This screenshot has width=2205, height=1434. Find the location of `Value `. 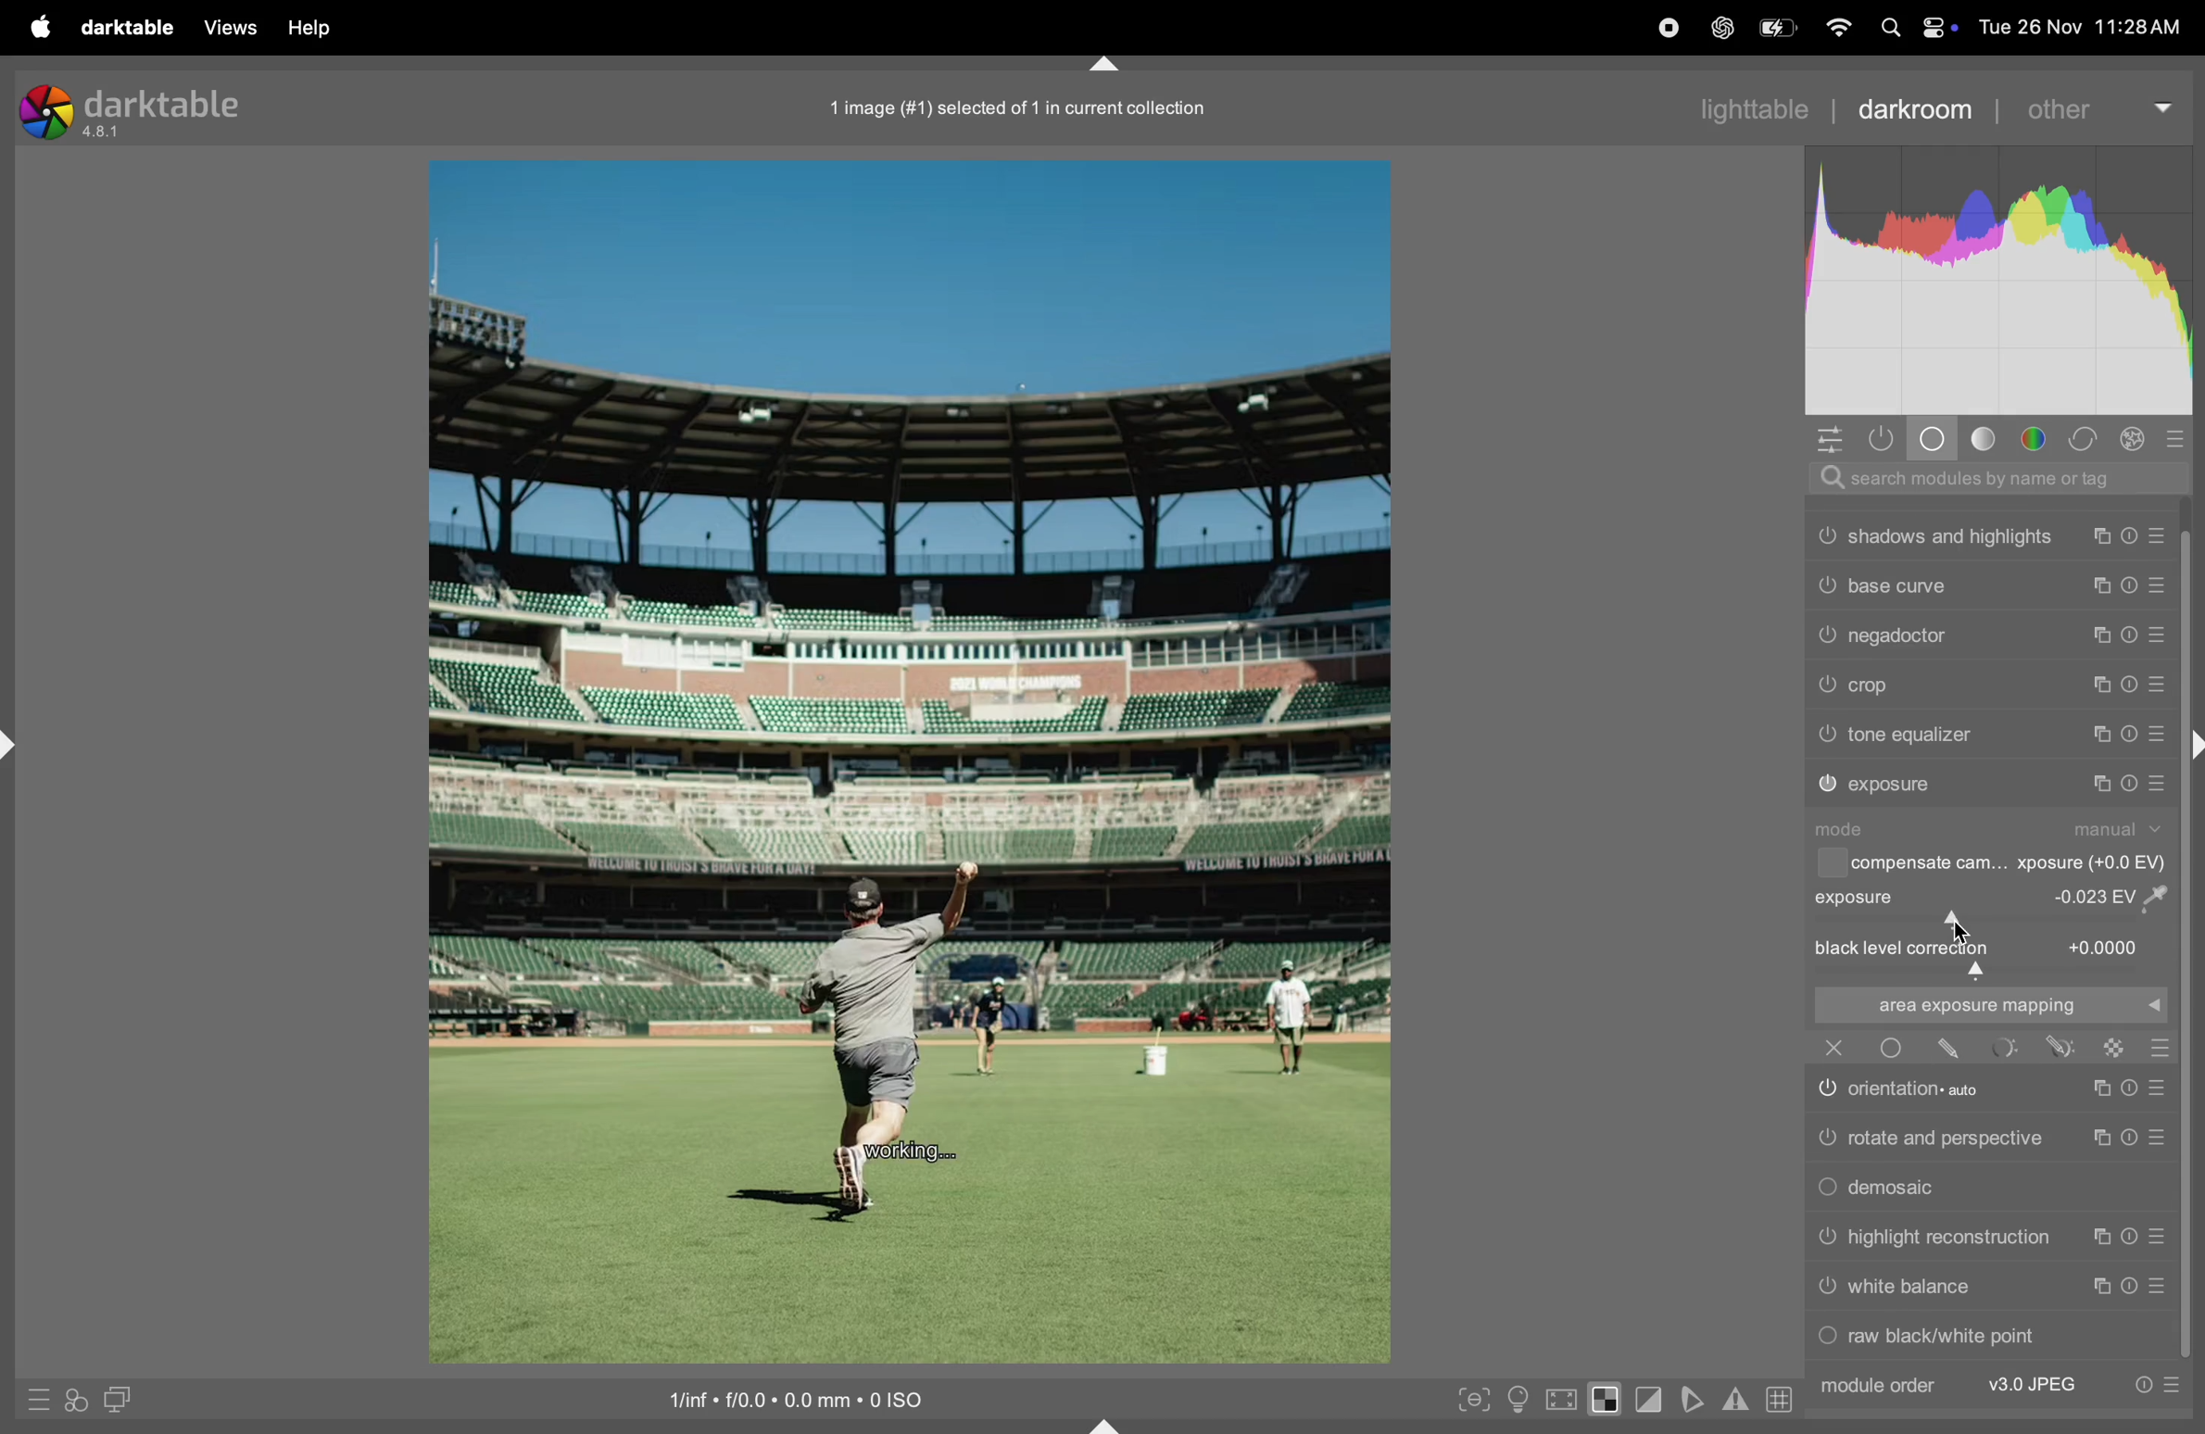

Value  is located at coordinates (2106, 946).